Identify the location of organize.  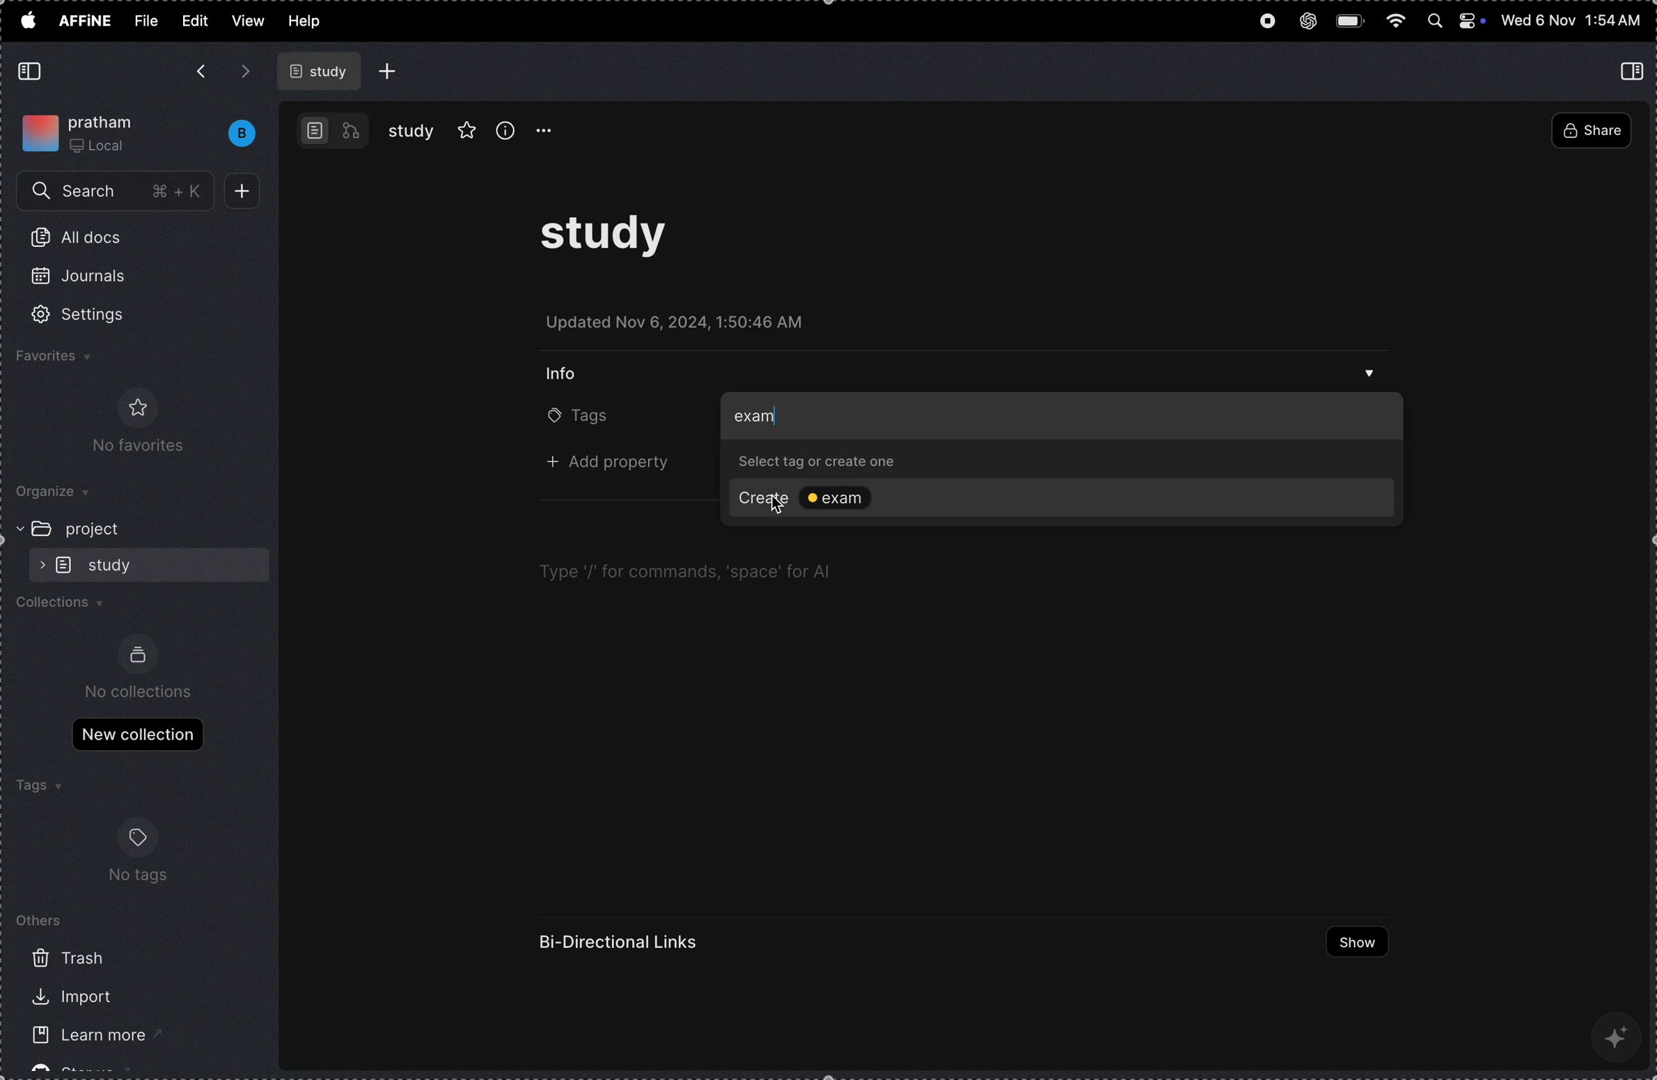
(63, 493).